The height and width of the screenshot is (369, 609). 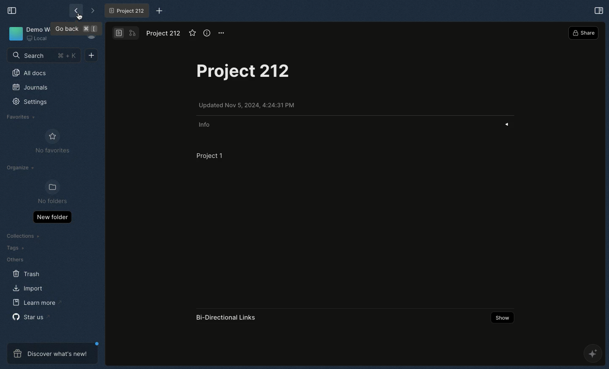 What do you see at coordinates (22, 167) in the screenshot?
I see `Organize` at bounding box center [22, 167].